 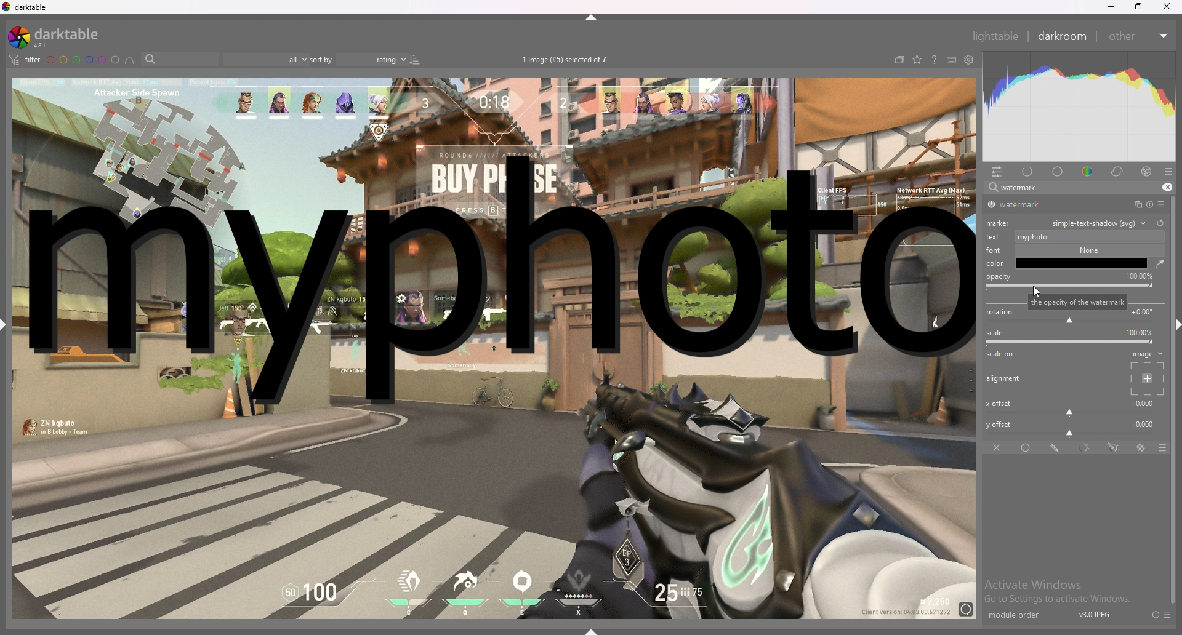 I want to click on show, so click(x=596, y=628).